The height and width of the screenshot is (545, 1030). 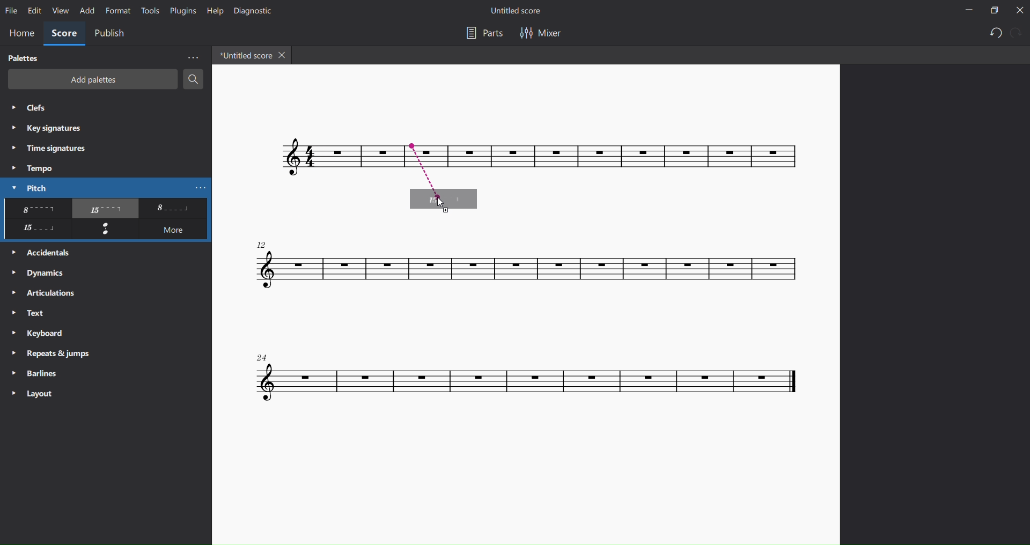 What do you see at coordinates (19, 34) in the screenshot?
I see `home` at bounding box center [19, 34].